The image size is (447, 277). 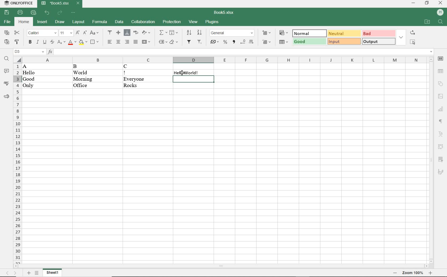 What do you see at coordinates (441, 133) in the screenshot?
I see `TEXT ART` at bounding box center [441, 133].